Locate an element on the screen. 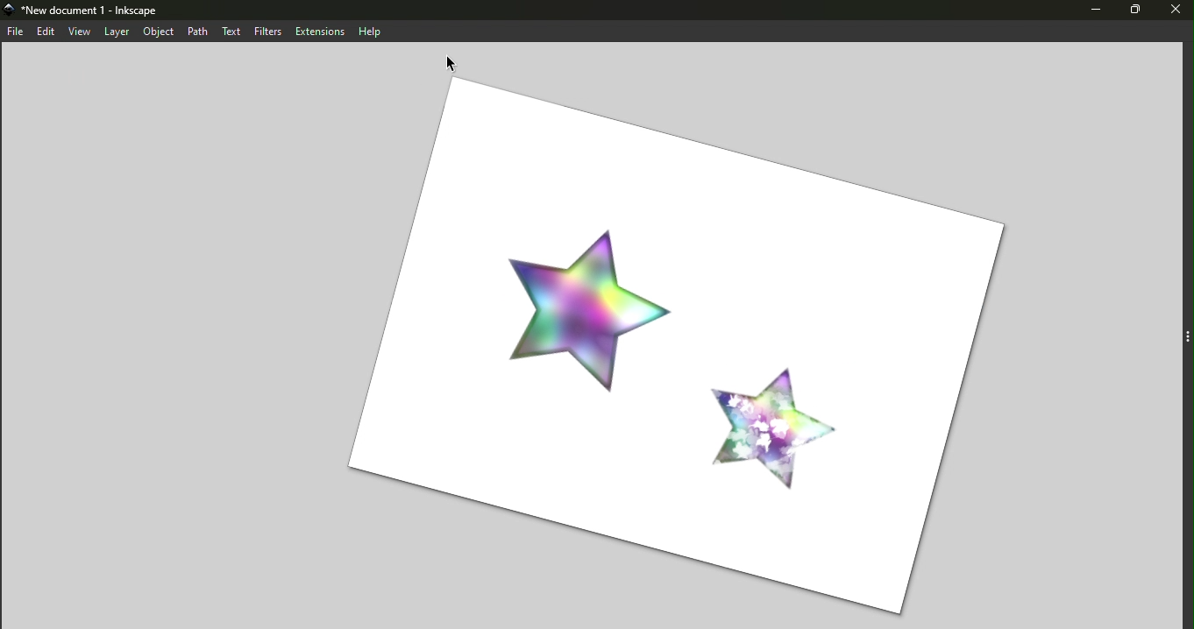 The height and width of the screenshot is (629, 1194). Maximize is located at coordinates (1133, 11).